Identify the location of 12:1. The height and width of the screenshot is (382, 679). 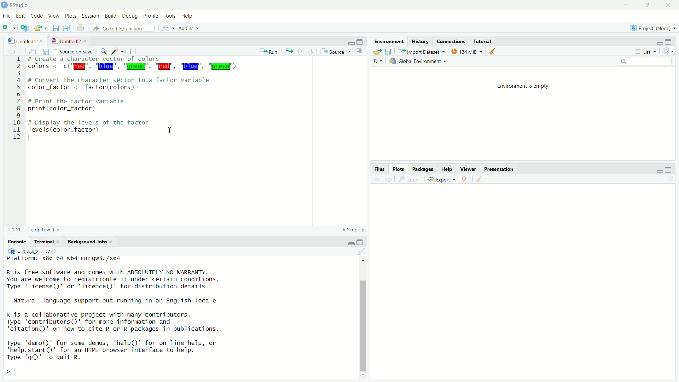
(14, 230).